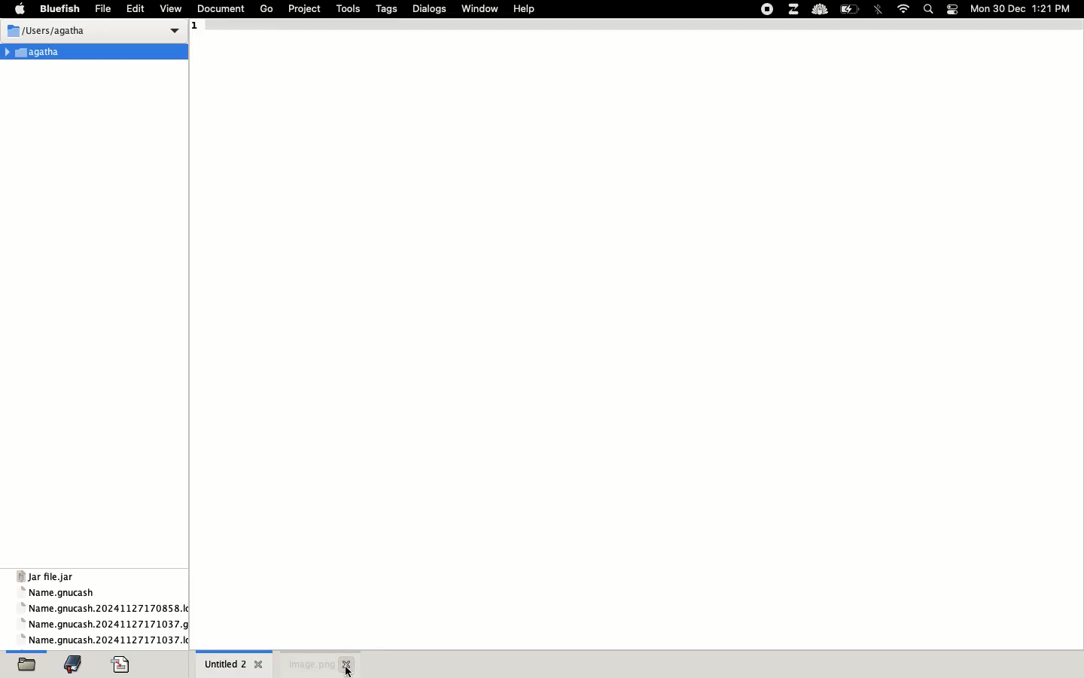 The width and height of the screenshot is (1084, 678). Describe the element at coordinates (94, 31) in the screenshot. I see `users` at that location.